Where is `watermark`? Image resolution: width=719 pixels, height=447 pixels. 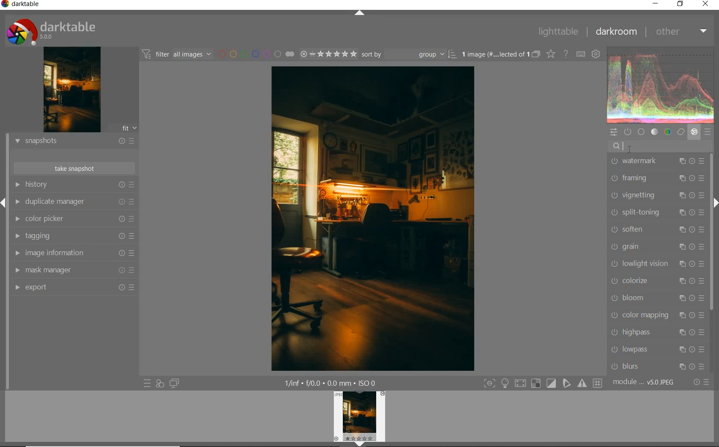
watermark is located at coordinates (657, 161).